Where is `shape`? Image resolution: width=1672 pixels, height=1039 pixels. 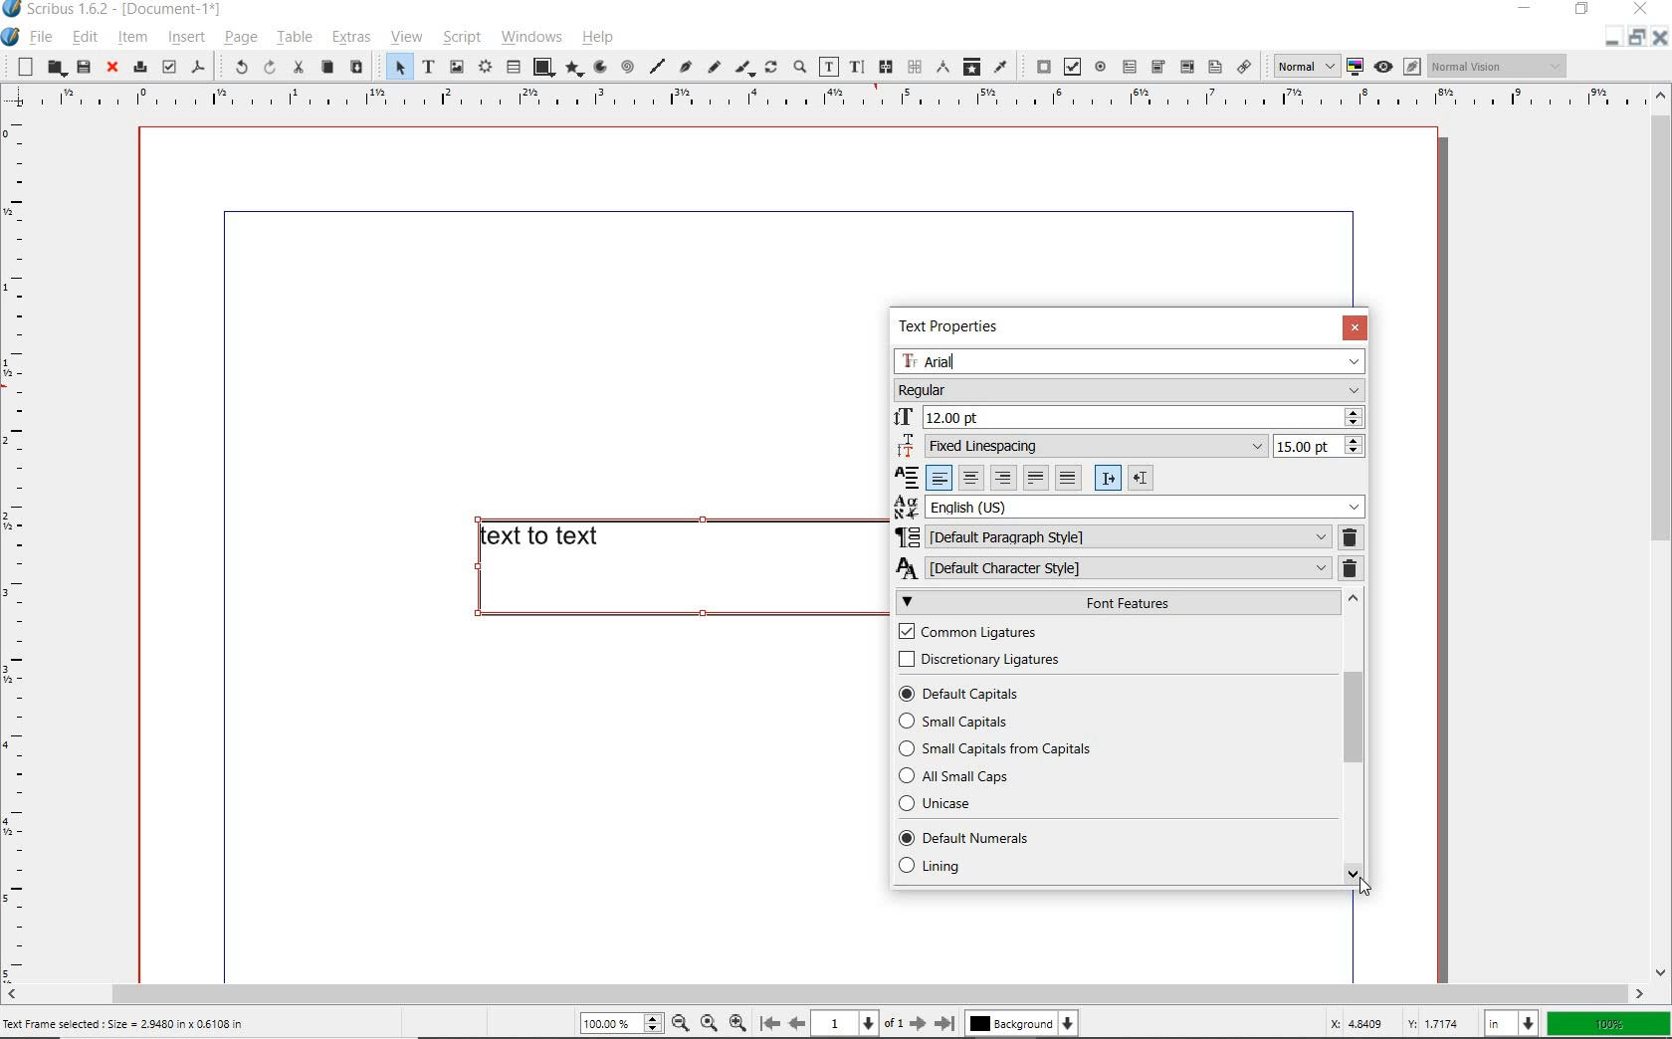
shape is located at coordinates (542, 68).